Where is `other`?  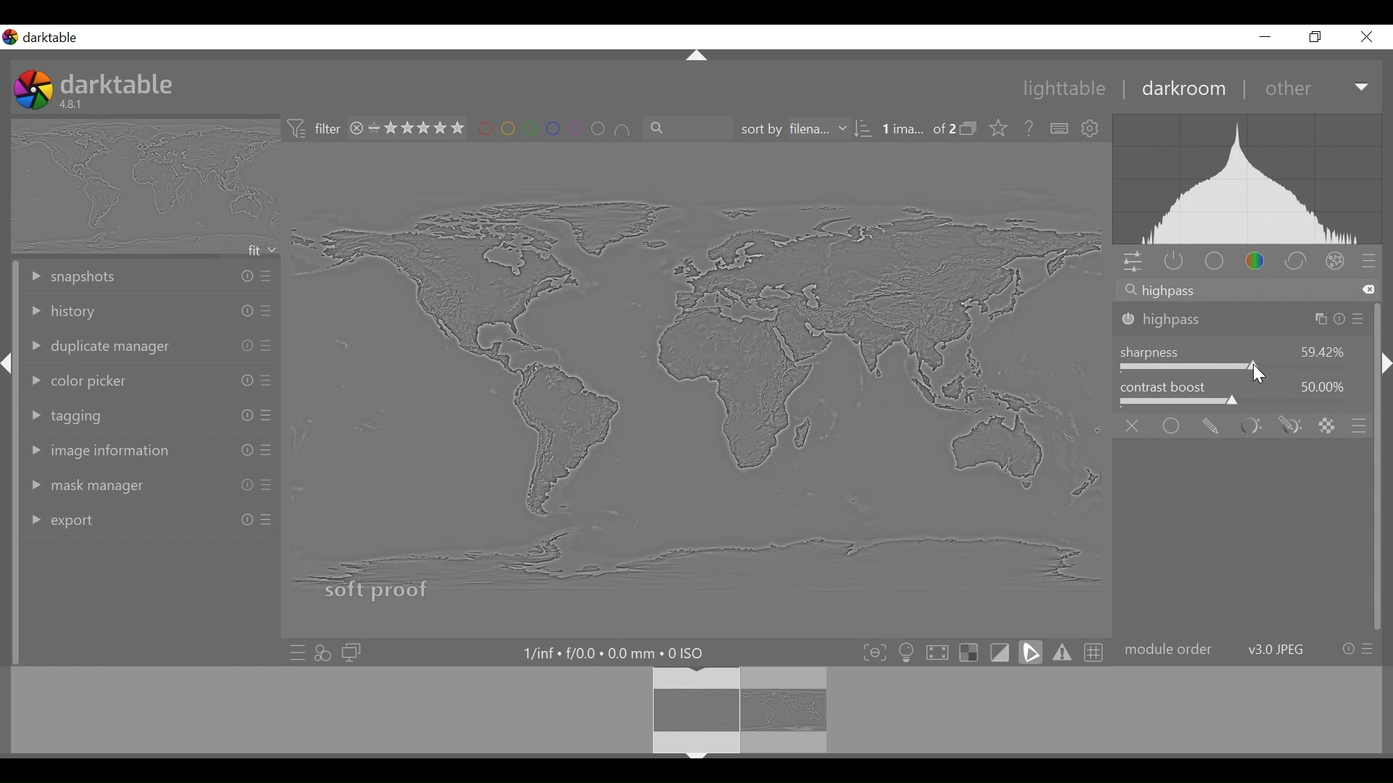 other is located at coordinates (1287, 89).